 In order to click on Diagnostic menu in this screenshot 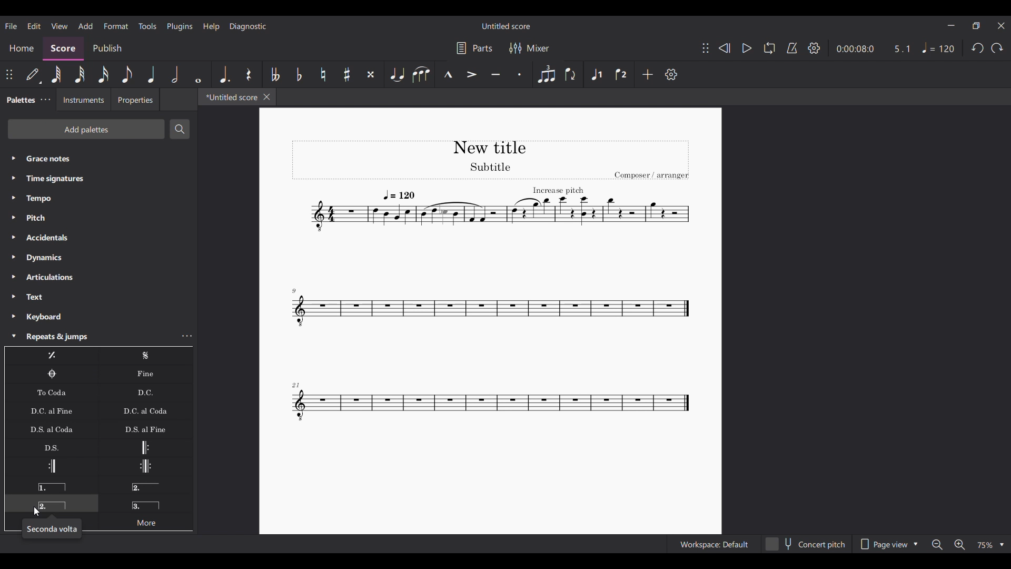, I will do `click(248, 27)`.